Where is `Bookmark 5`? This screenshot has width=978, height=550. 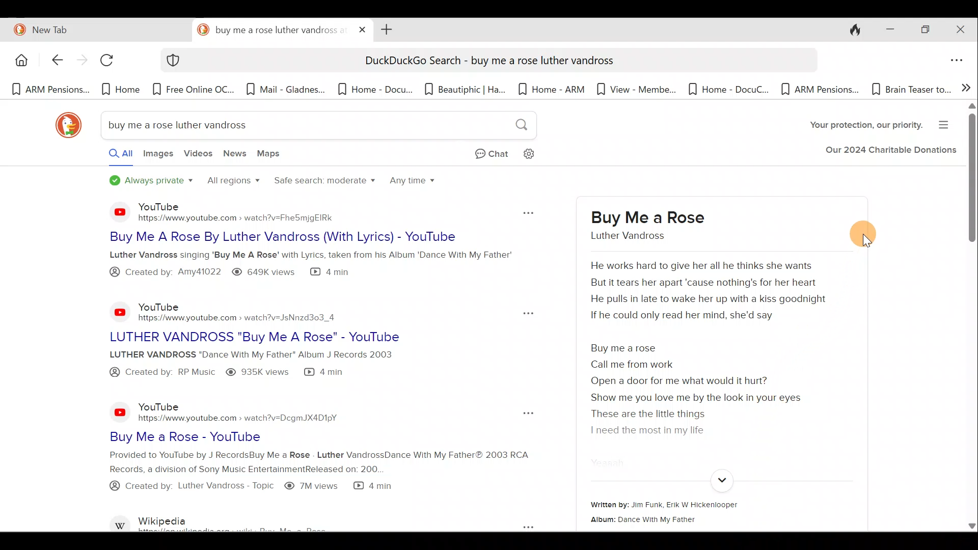
Bookmark 5 is located at coordinates (374, 89).